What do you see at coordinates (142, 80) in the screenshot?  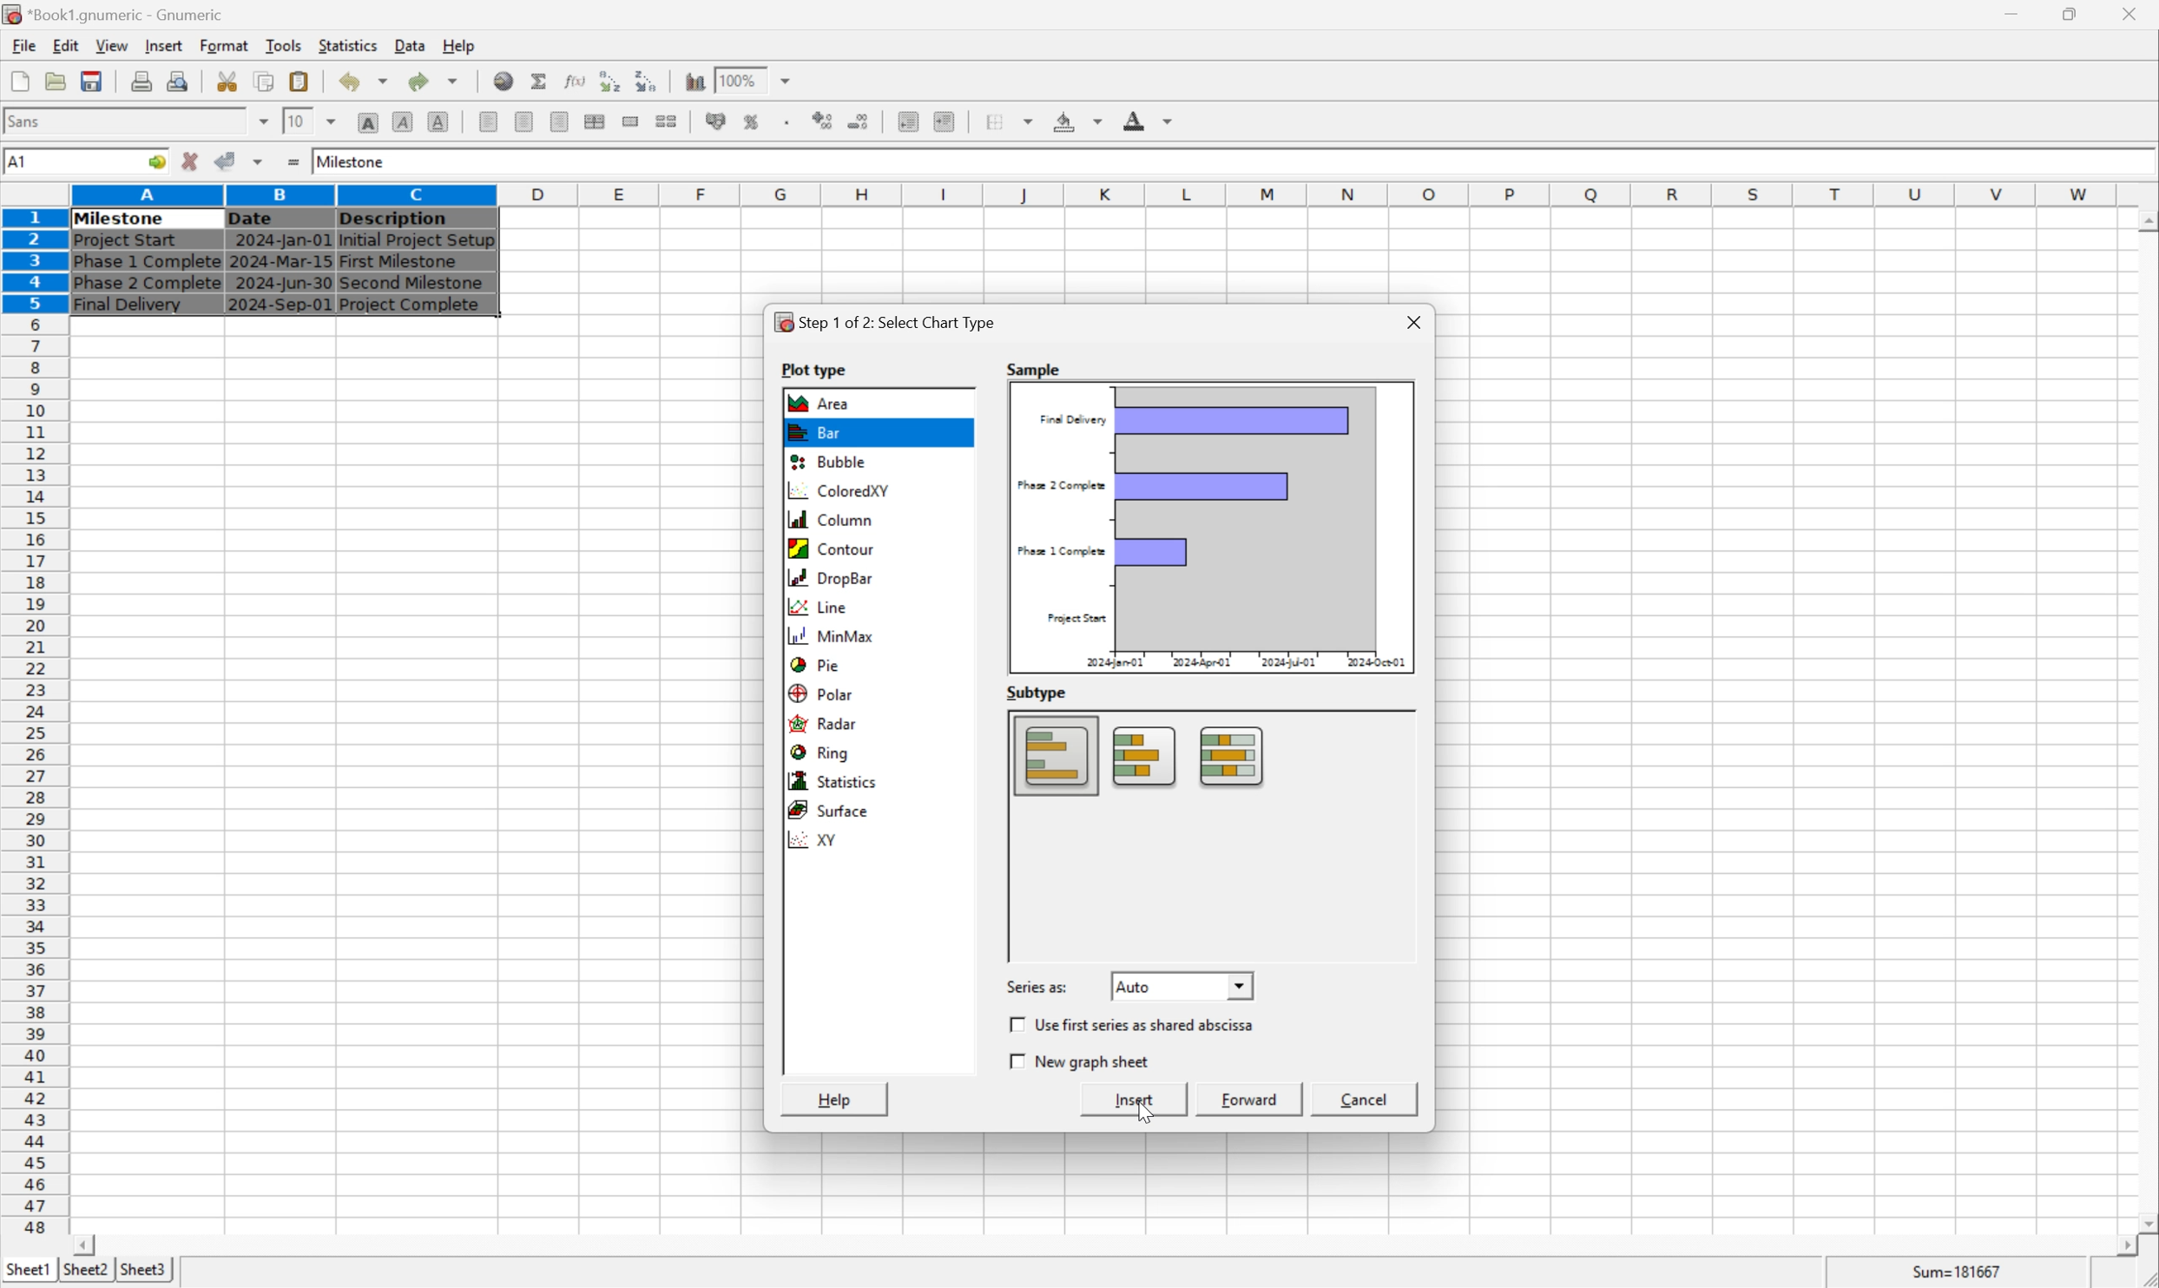 I see `print preview` at bounding box center [142, 80].